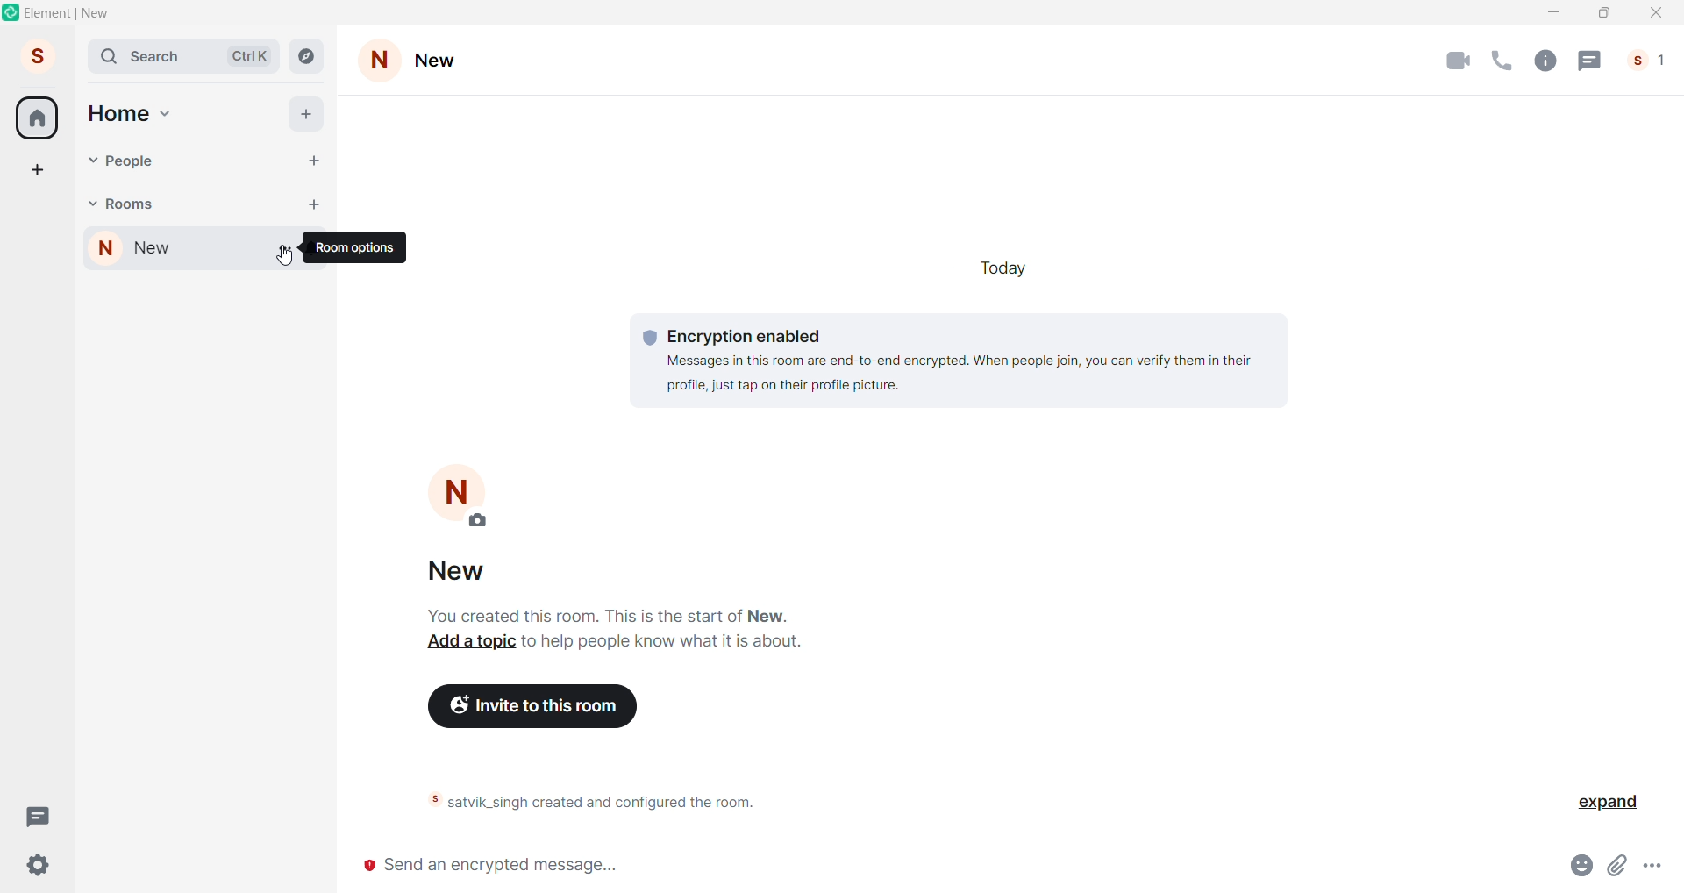 Image resolution: width=1684 pixels, height=893 pixels. Describe the element at coordinates (40, 864) in the screenshot. I see `Quick Settings` at that location.